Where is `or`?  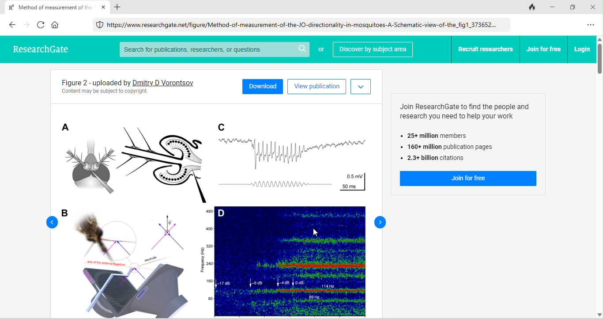
or is located at coordinates (320, 50).